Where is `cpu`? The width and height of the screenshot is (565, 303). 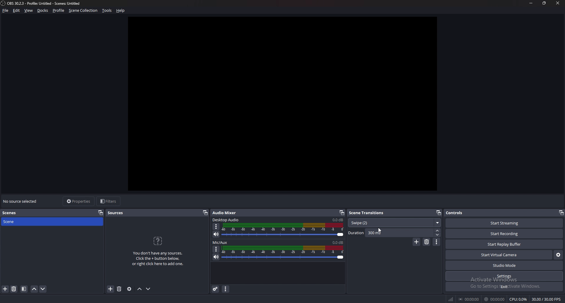 cpu is located at coordinates (518, 299).